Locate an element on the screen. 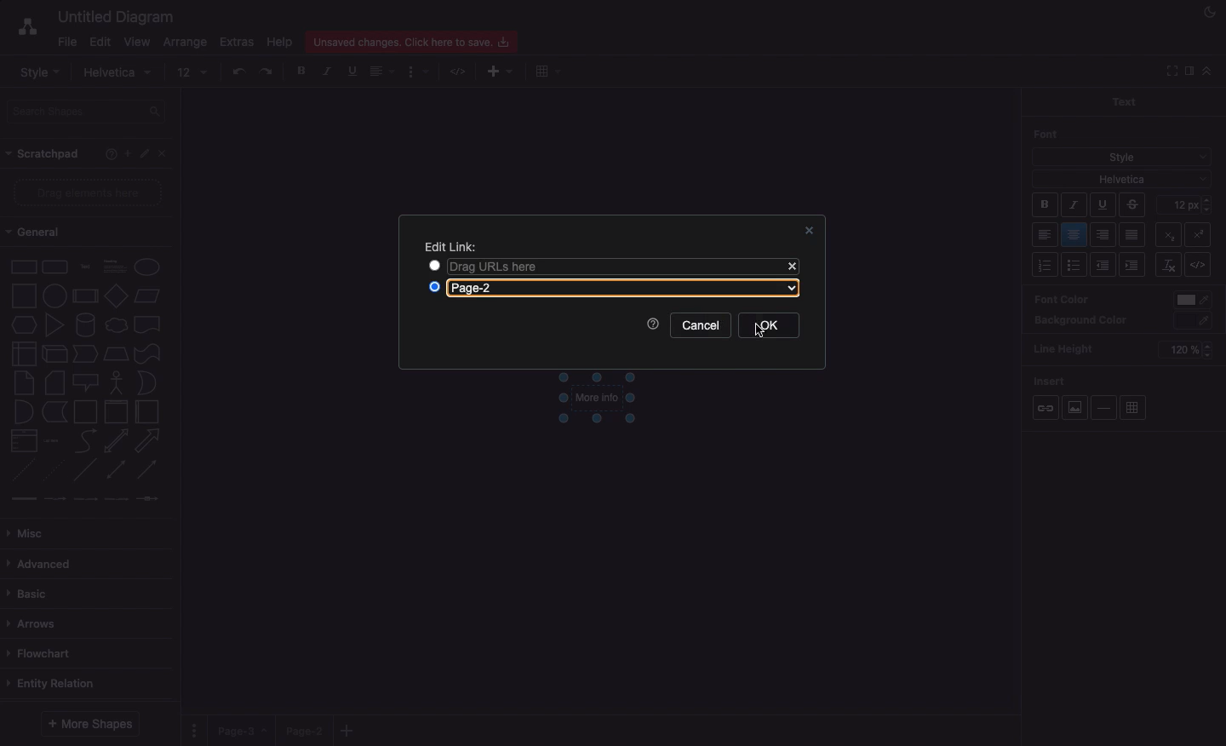 Image resolution: width=1226 pixels, height=746 pixels. internal storage is located at coordinates (25, 353).